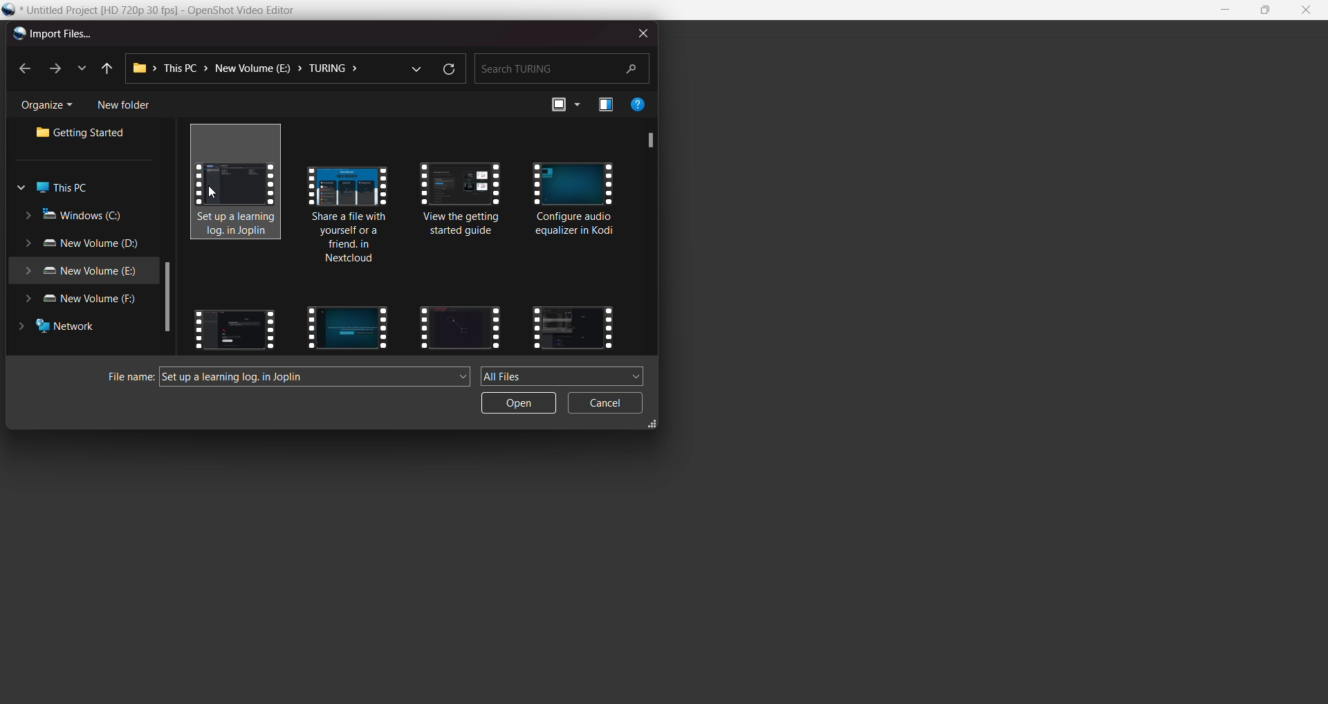  What do you see at coordinates (519, 403) in the screenshot?
I see `open` at bounding box center [519, 403].